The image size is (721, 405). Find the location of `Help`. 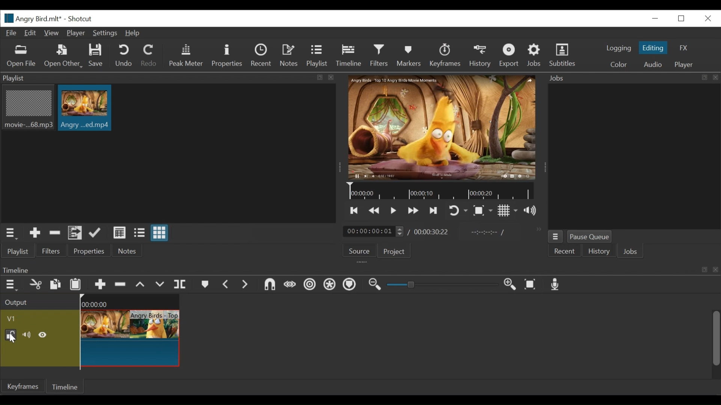

Help is located at coordinates (133, 34).